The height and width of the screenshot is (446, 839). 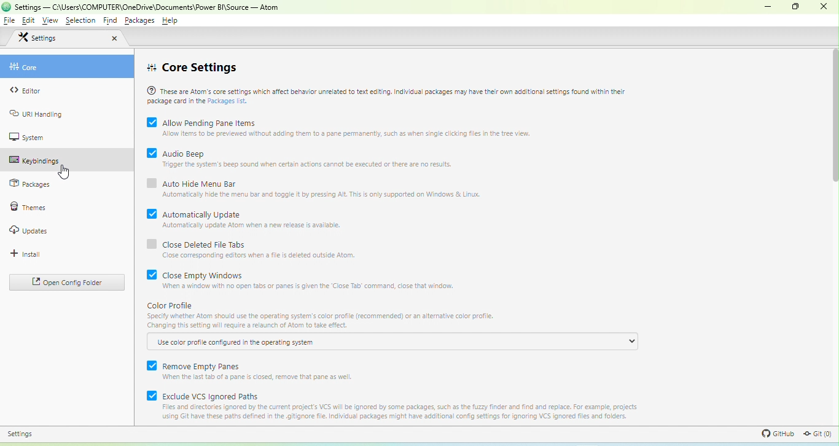 I want to click on uri handling, so click(x=37, y=113).